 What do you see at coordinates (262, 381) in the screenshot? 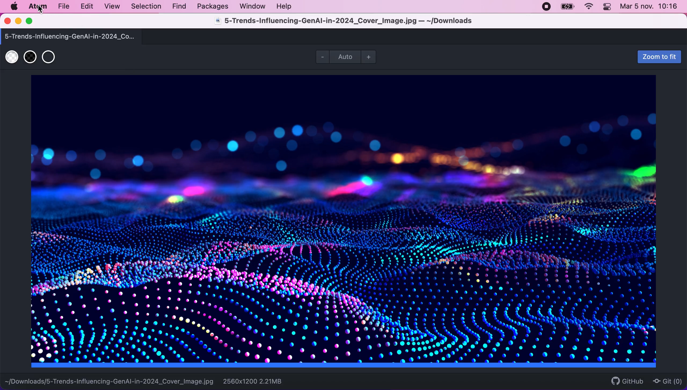
I see `pixels and mb` at bounding box center [262, 381].